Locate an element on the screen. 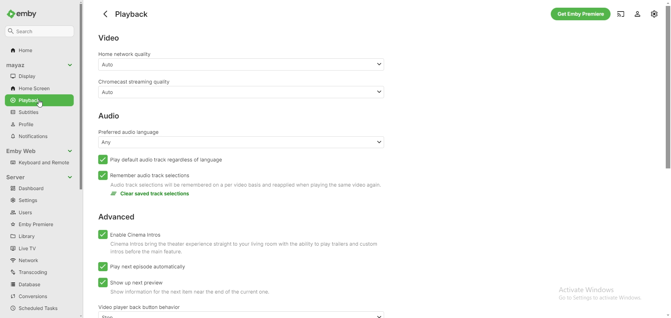  advanced is located at coordinates (117, 217).